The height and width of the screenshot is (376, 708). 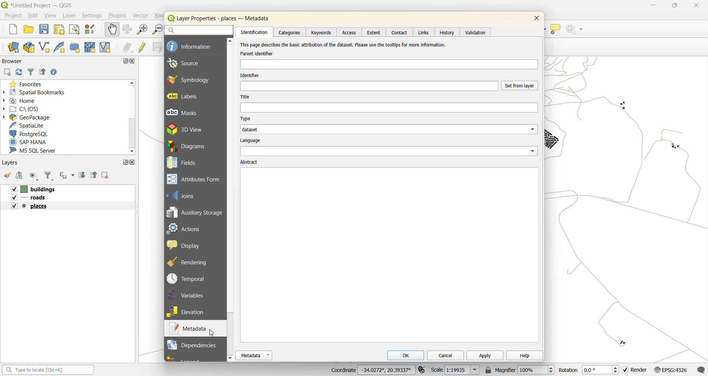 What do you see at coordinates (193, 179) in the screenshot?
I see `attribute forms` at bounding box center [193, 179].